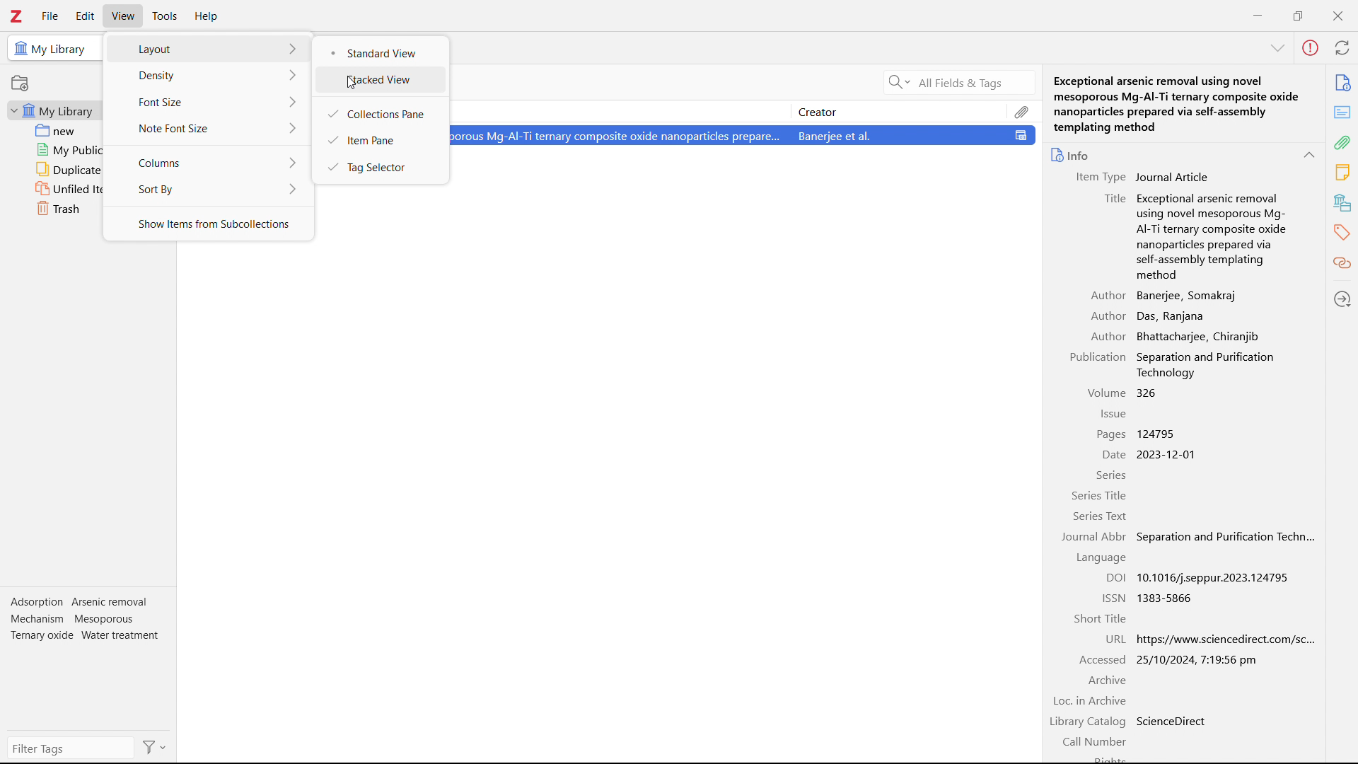 This screenshot has height=764, width=1358. What do you see at coordinates (70, 748) in the screenshot?
I see `filter tags` at bounding box center [70, 748].